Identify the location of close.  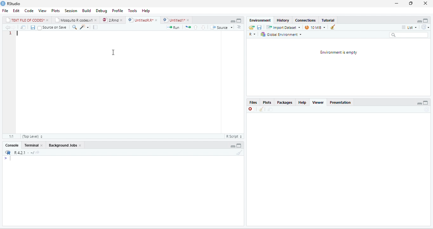
(156, 20).